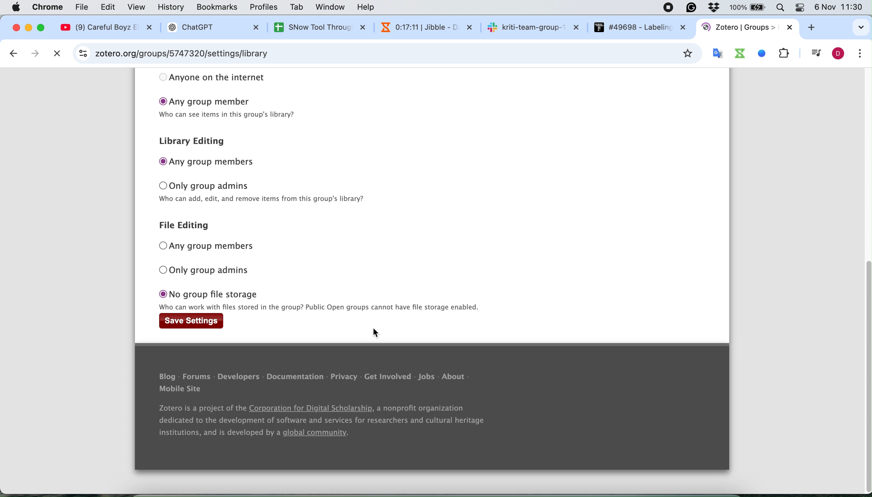 The width and height of the screenshot is (872, 497). I want to click on profiles, so click(265, 7).